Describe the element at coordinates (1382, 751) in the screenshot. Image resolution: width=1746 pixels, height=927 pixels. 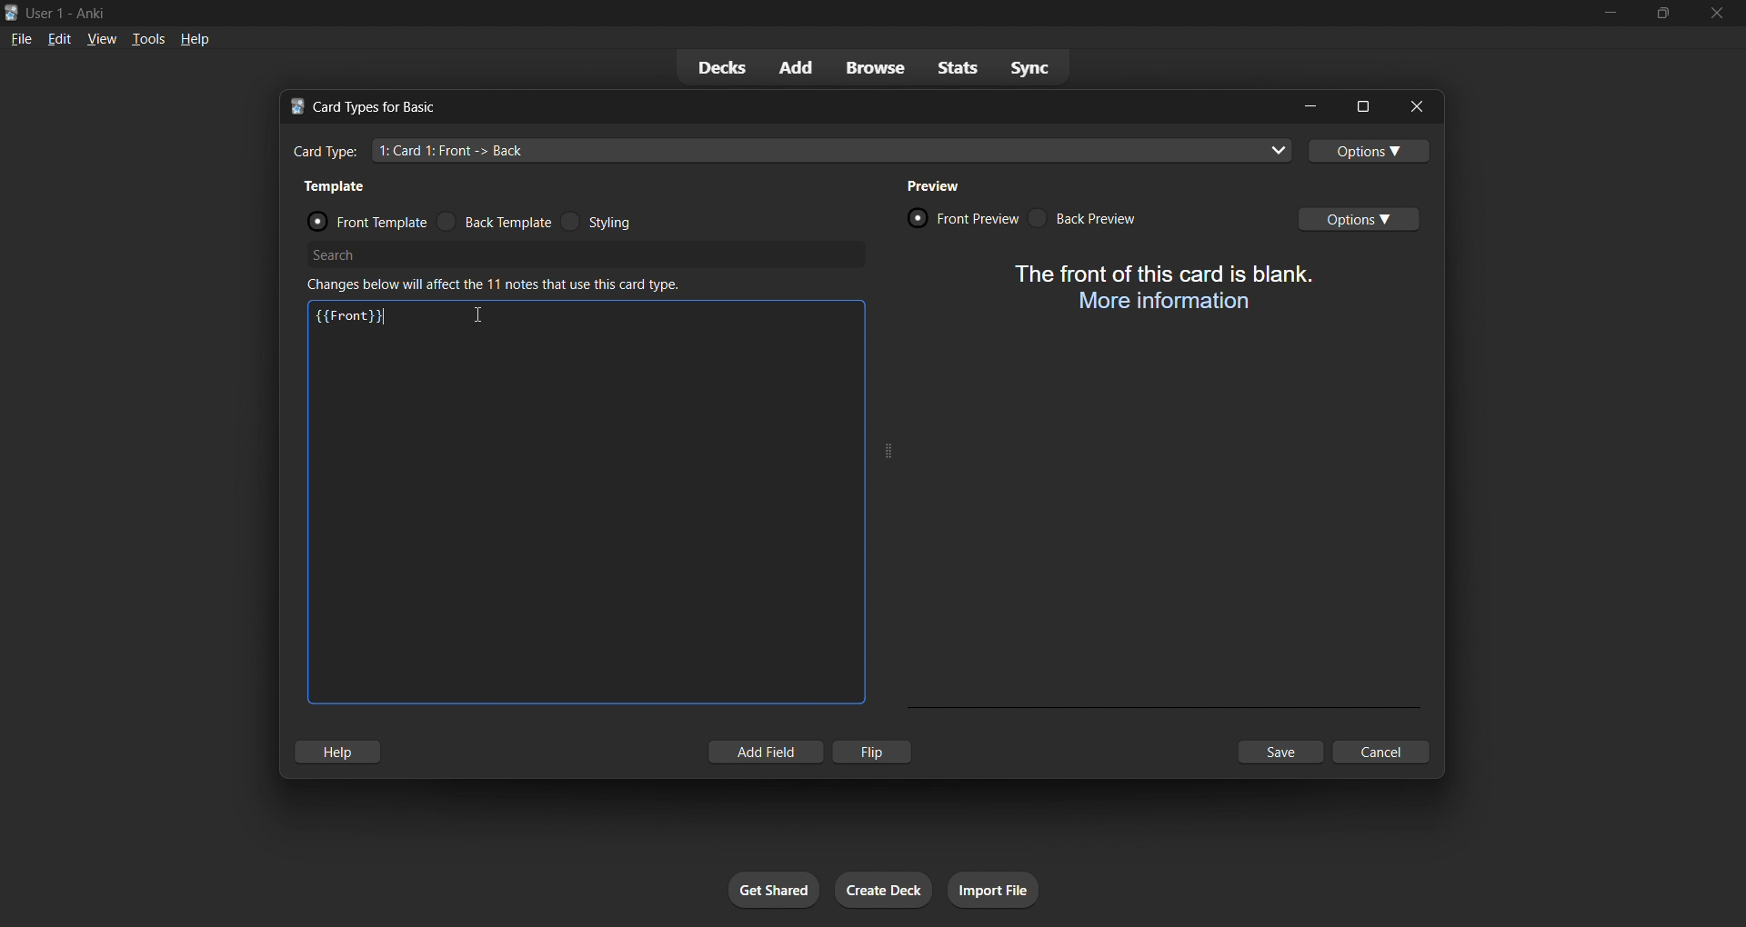
I see `cancel` at that location.